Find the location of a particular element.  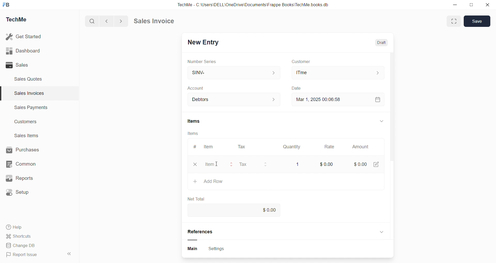

 Tax  is located at coordinates (257, 163).